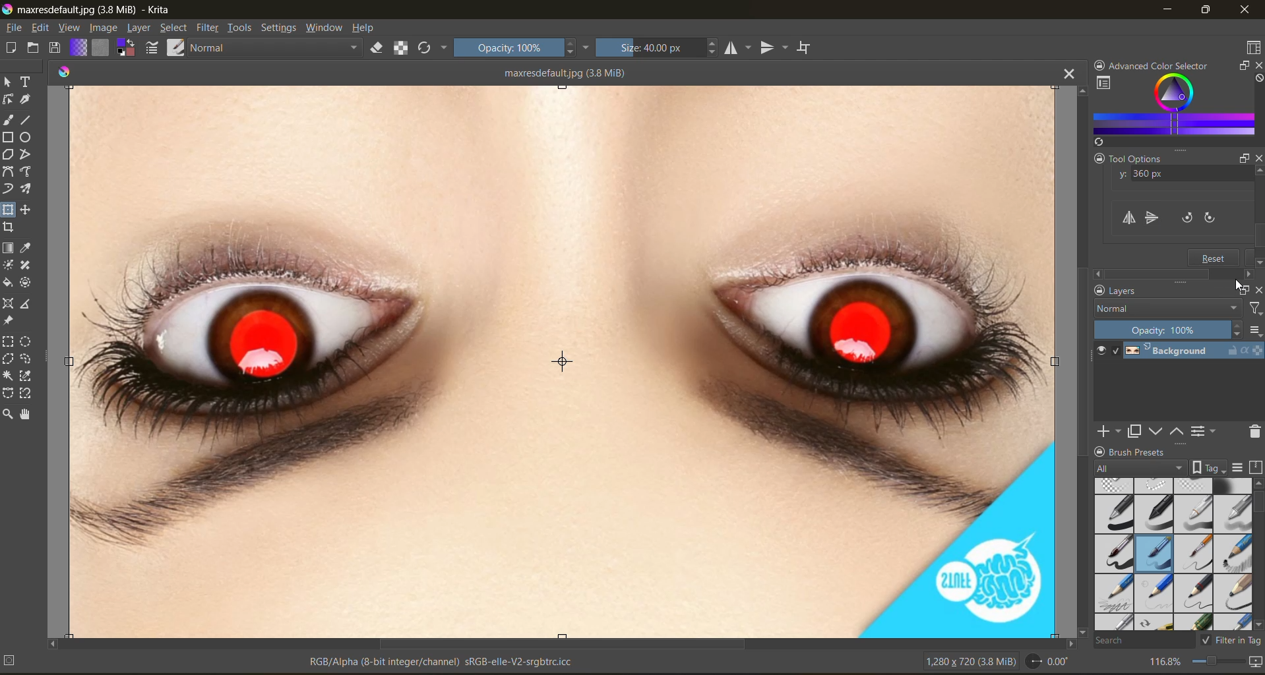 This screenshot has height=675, width=1265. I want to click on tool, so click(8, 320).